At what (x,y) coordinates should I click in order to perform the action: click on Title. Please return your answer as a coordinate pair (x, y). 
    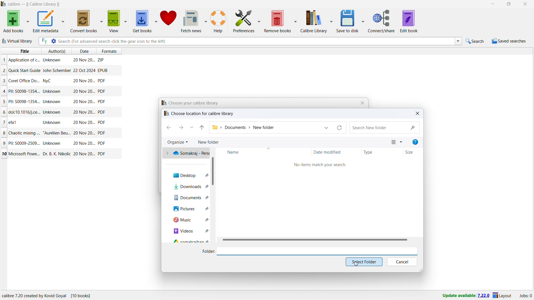
    Looking at the image, I should click on (25, 101).